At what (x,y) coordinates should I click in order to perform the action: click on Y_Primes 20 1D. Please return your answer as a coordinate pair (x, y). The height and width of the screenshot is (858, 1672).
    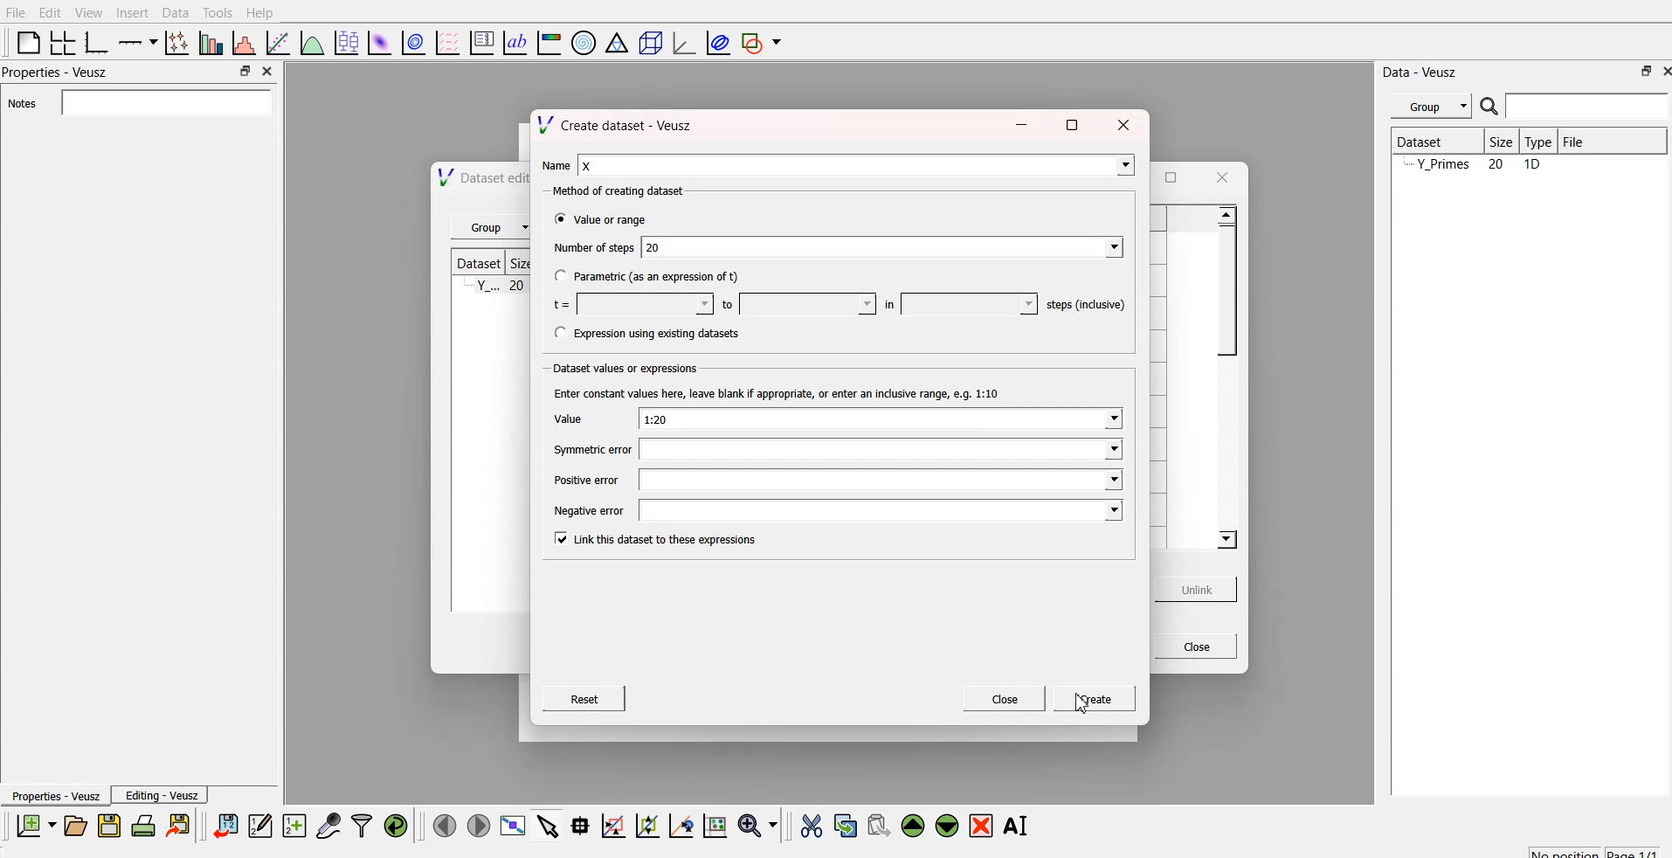
    Looking at the image, I should click on (1469, 165).